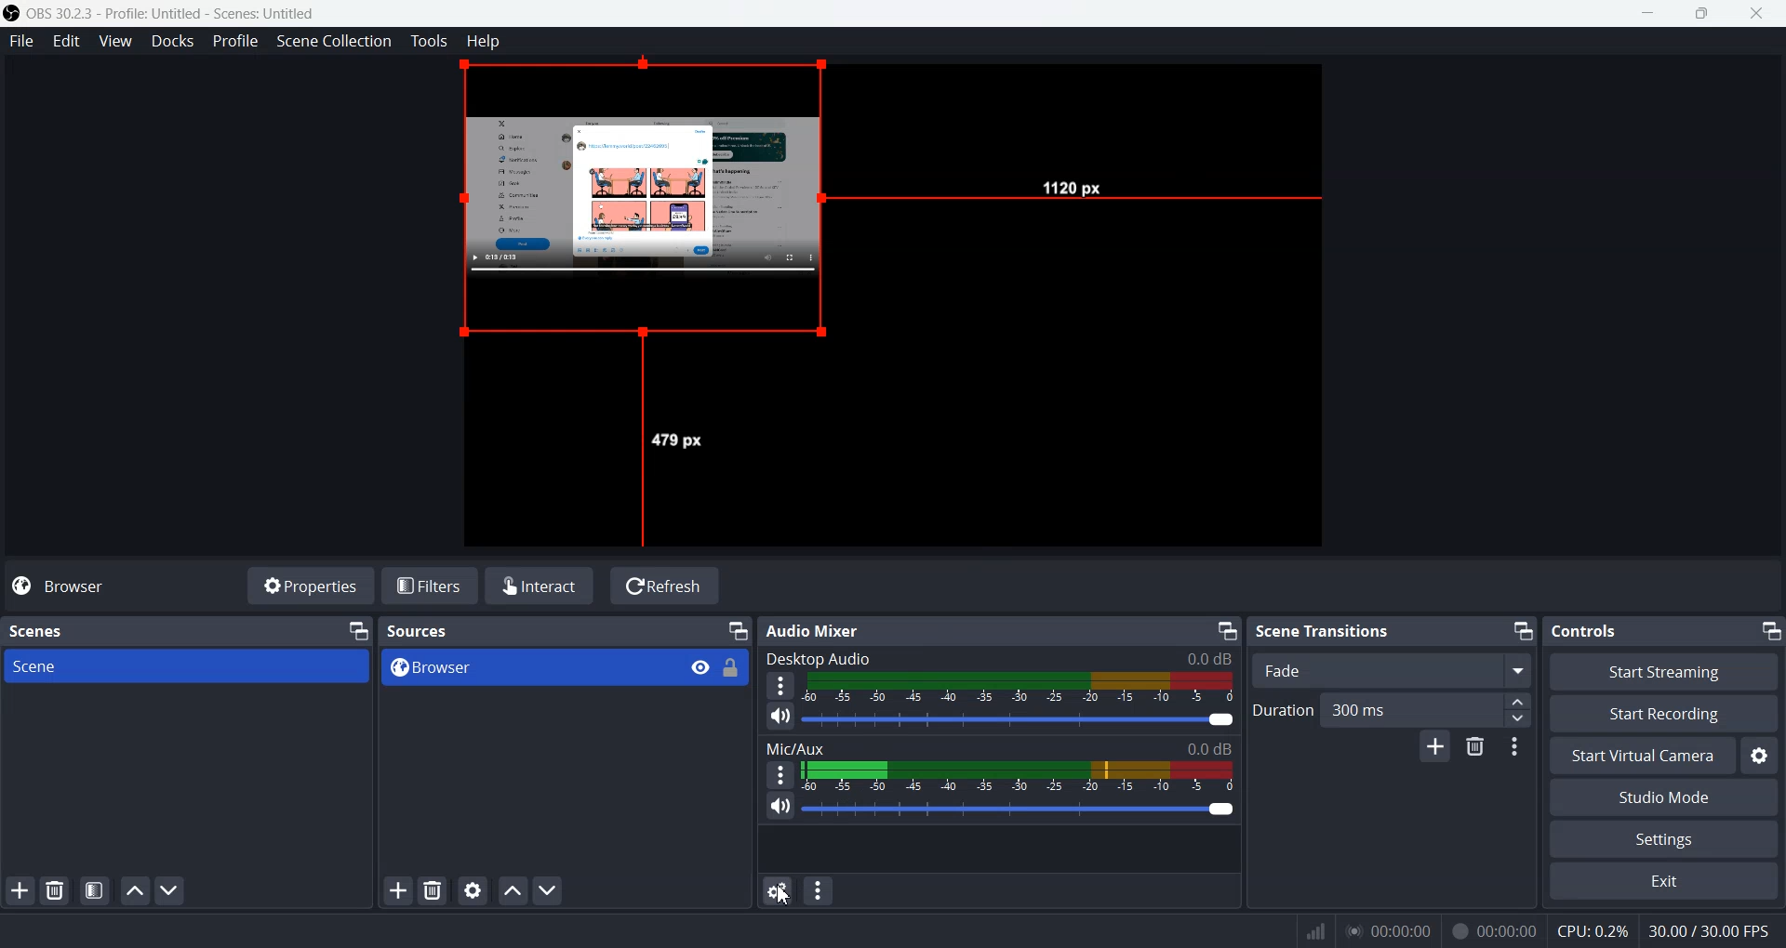 The width and height of the screenshot is (1786, 948). What do you see at coordinates (543, 585) in the screenshot?
I see `Interact` at bounding box center [543, 585].